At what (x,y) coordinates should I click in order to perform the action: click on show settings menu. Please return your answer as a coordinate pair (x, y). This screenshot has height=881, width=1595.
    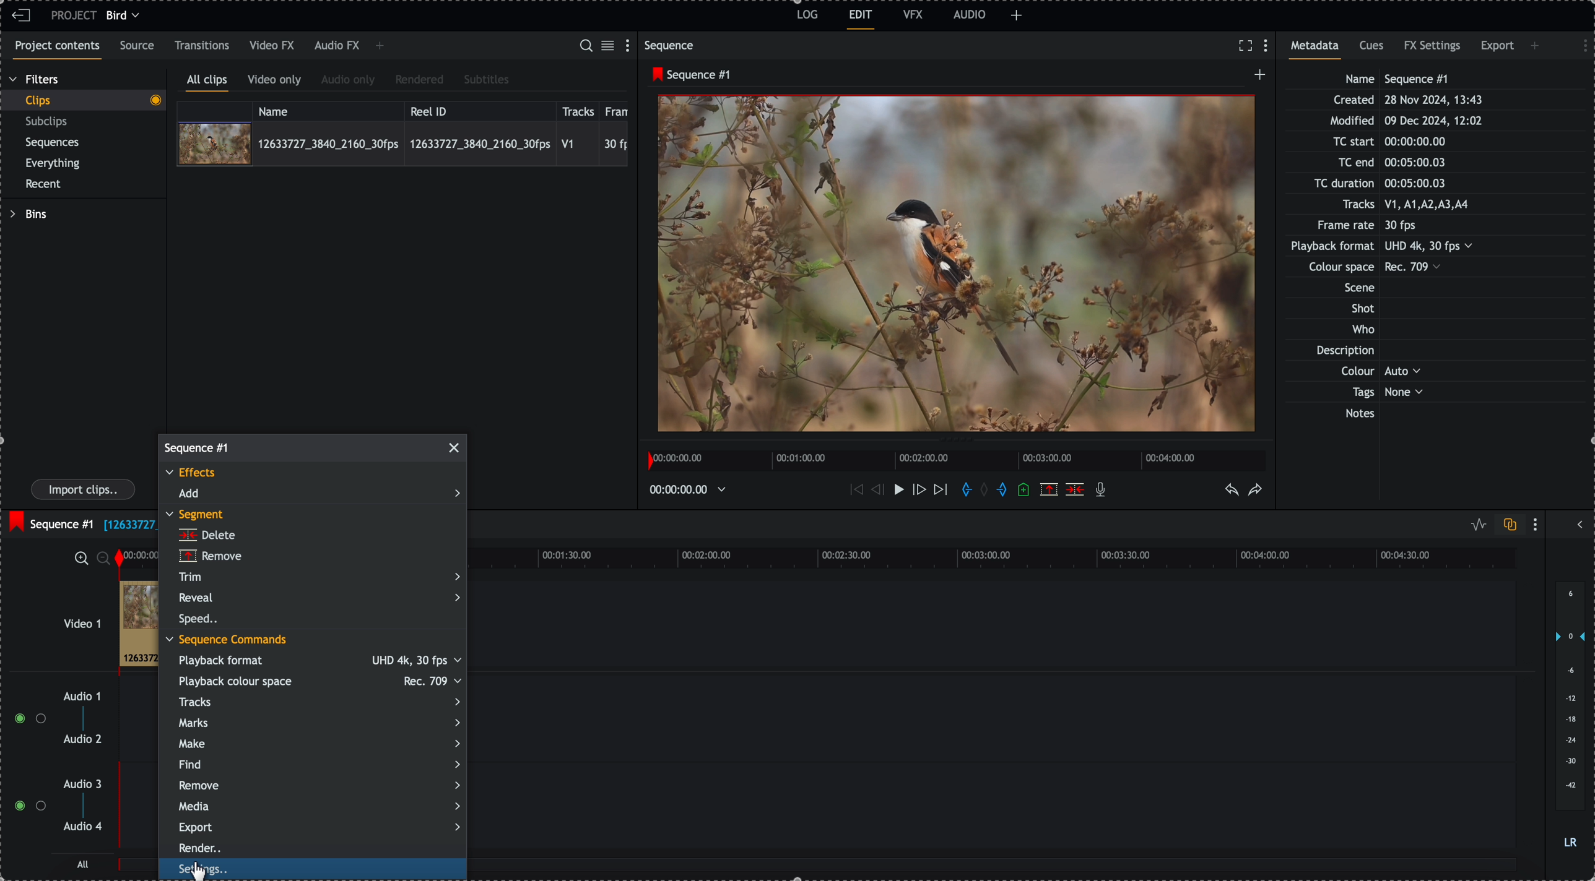
    Looking at the image, I should click on (630, 45).